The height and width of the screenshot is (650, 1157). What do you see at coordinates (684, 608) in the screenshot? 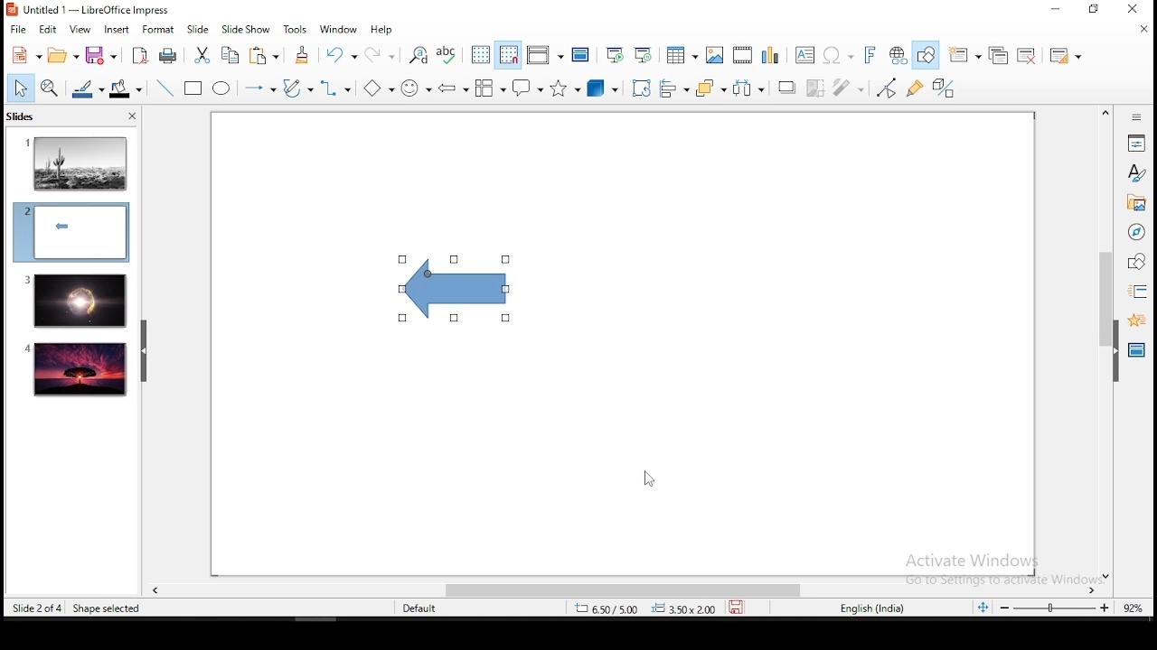
I see `0.00x0.00` at bounding box center [684, 608].